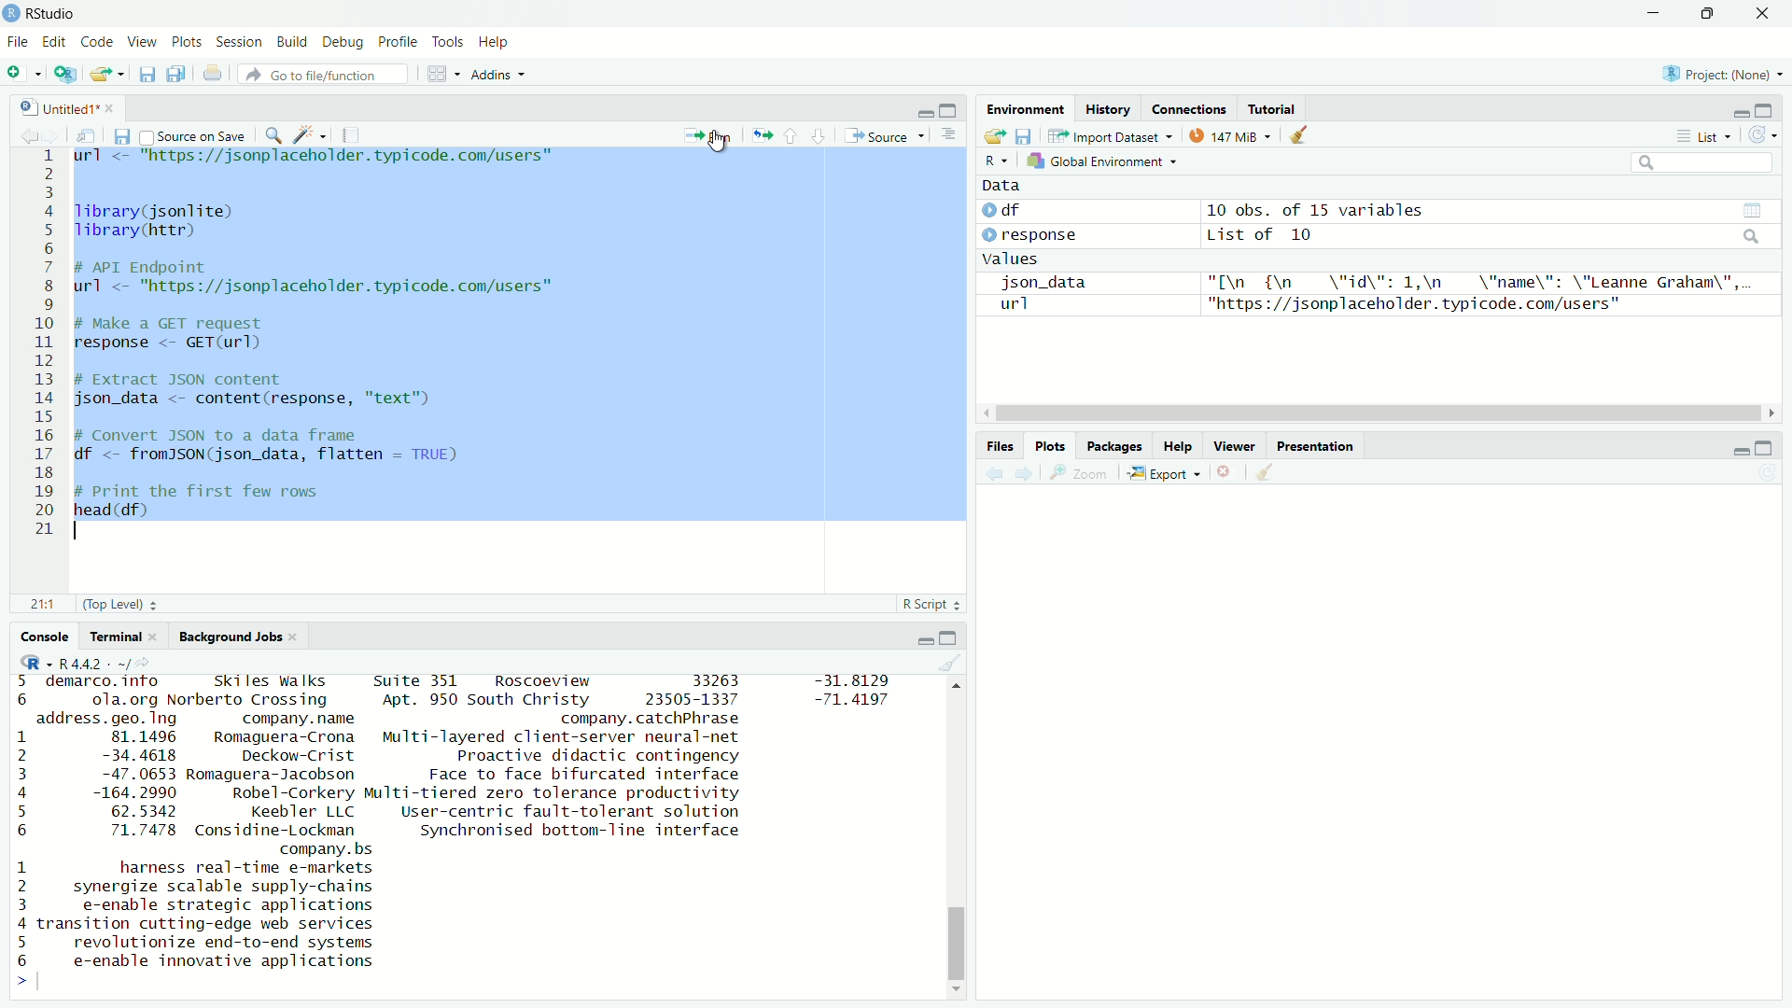 The width and height of the screenshot is (1792, 1008). I want to click on Code, so click(96, 43).